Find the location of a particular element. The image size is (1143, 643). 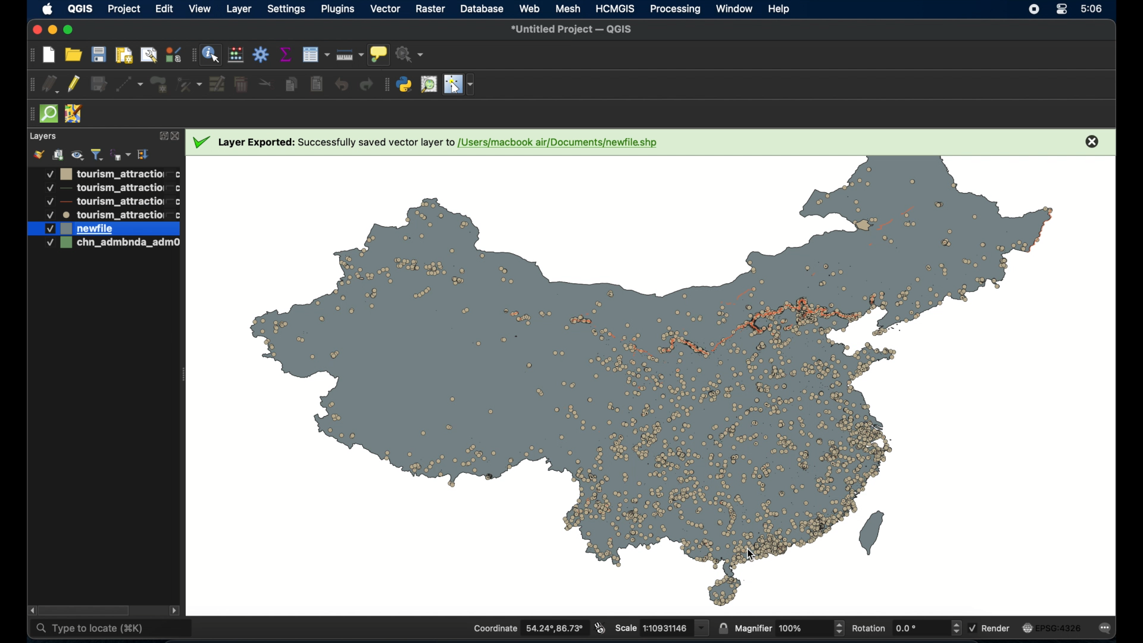

layer 4 is located at coordinates (105, 215).